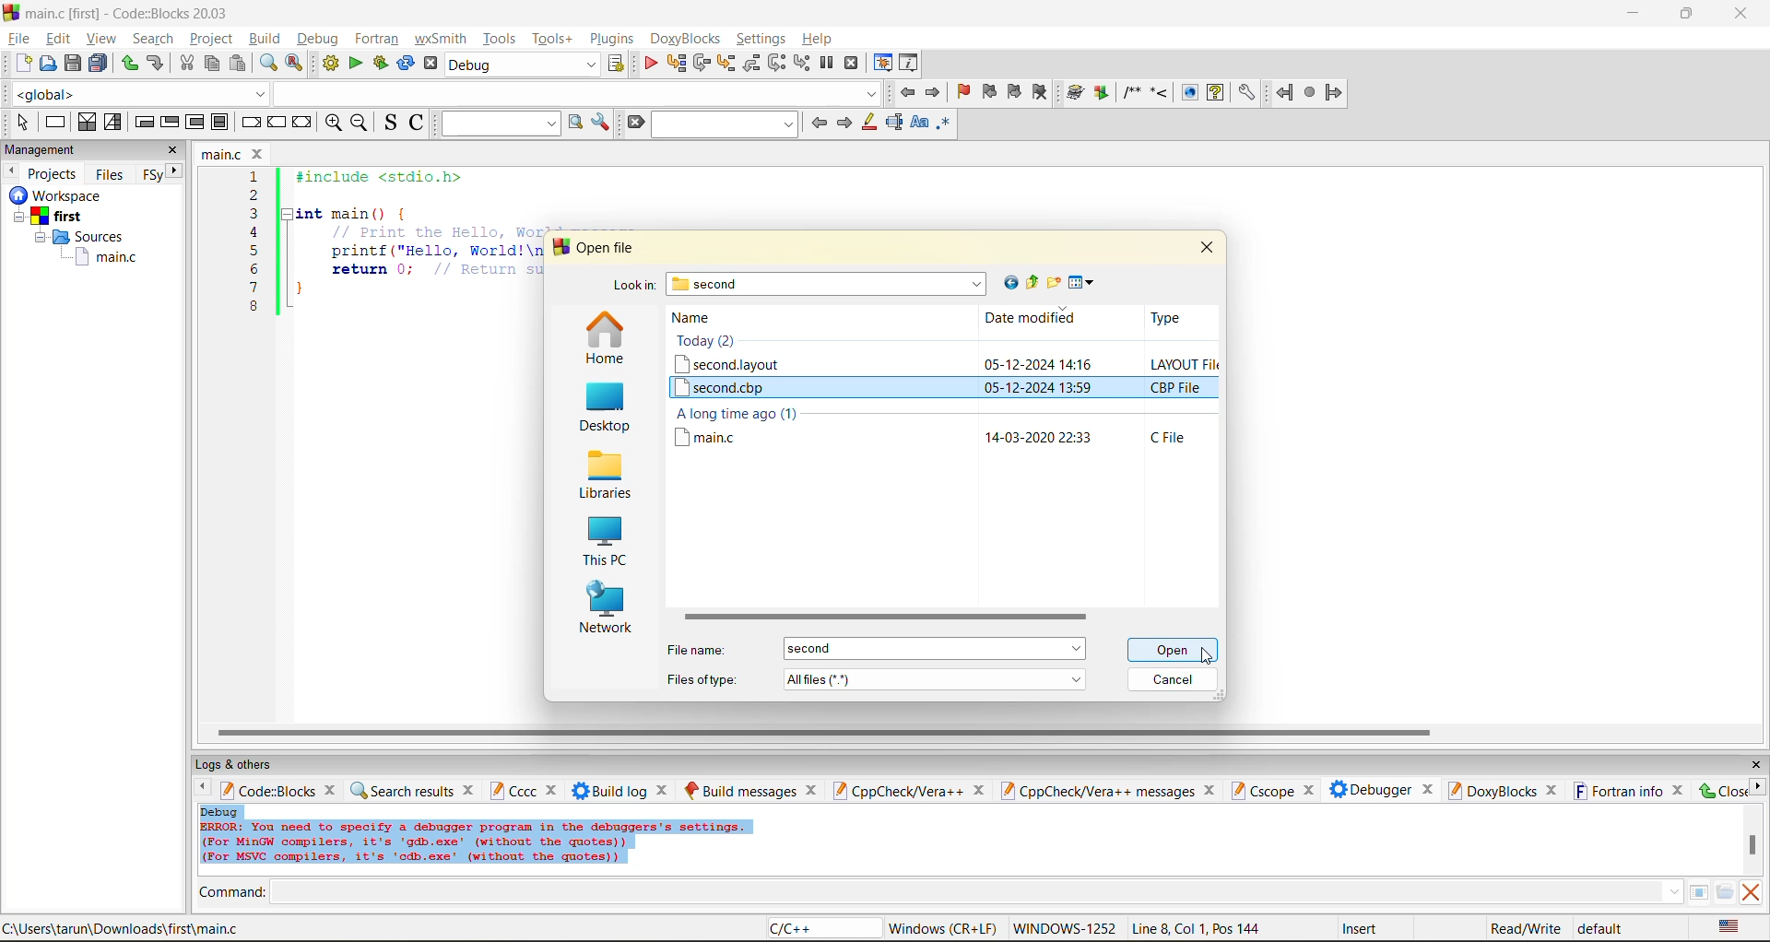 The height and width of the screenshot is (942, 1770). I want to click on run search, so click(574, 123).